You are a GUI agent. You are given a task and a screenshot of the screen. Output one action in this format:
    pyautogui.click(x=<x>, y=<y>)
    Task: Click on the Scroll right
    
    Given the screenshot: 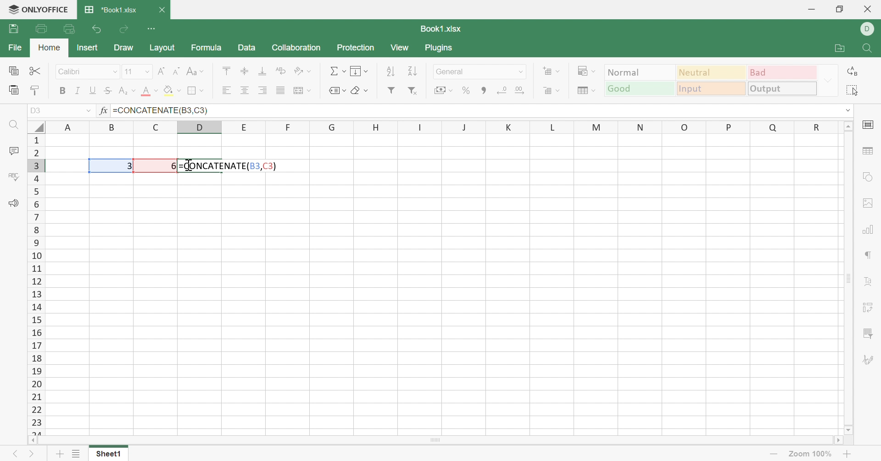 What is the action you would take?
    pyautogui.click(x=837, y=440)
    